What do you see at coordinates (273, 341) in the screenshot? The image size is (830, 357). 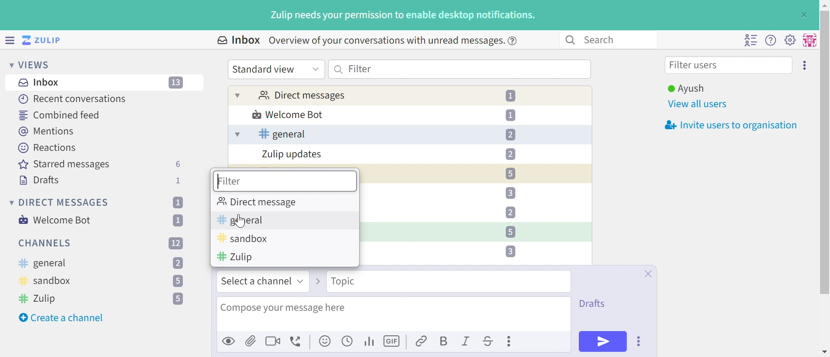 I see `Add video call` at bounding box center [273, 341].